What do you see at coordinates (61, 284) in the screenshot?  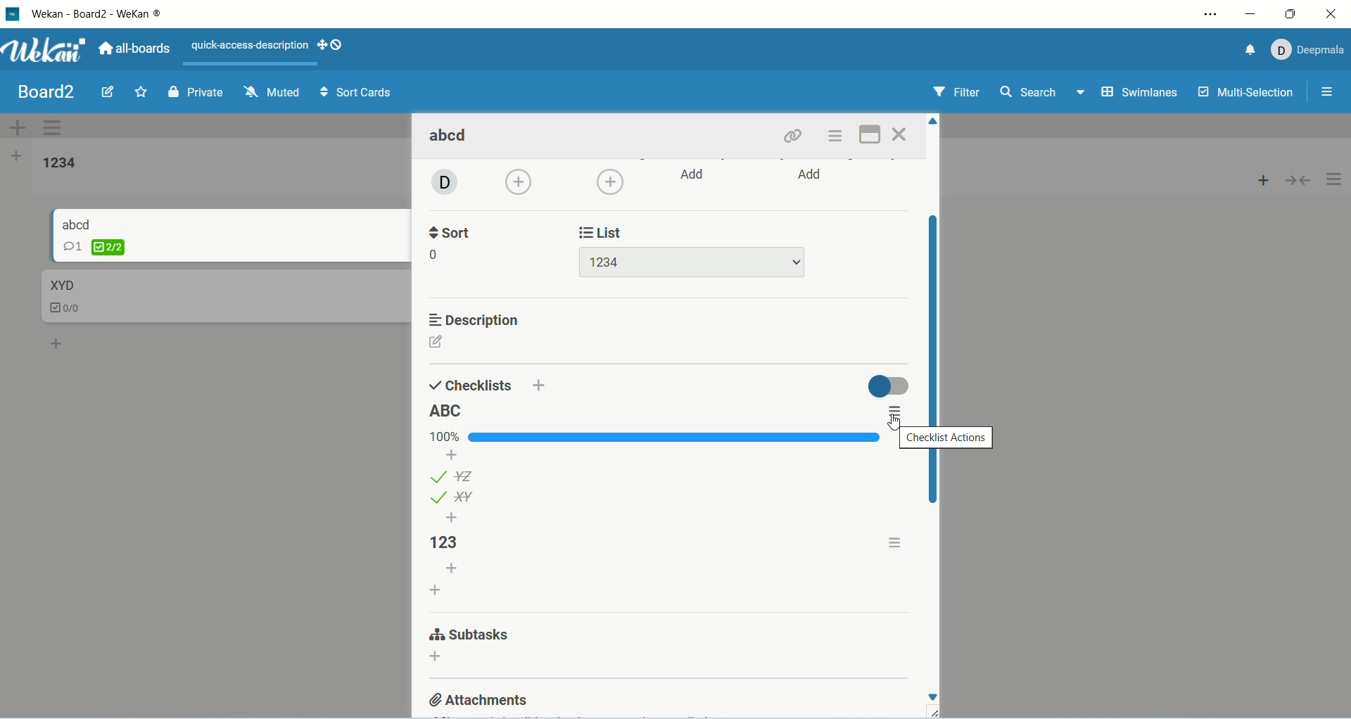 I see `card title` at bounding box center [61, 284].